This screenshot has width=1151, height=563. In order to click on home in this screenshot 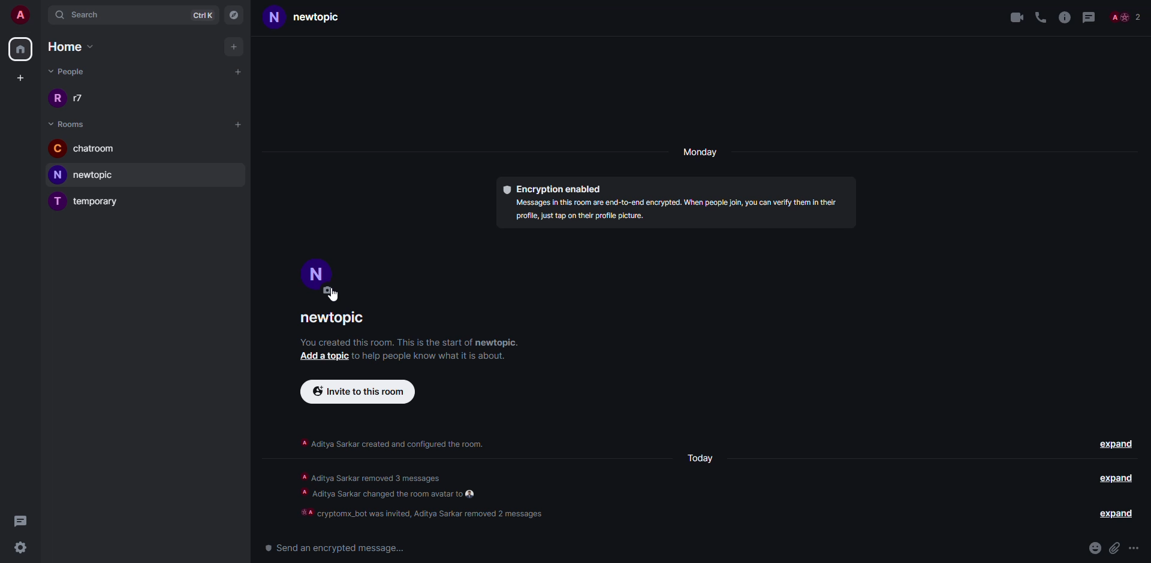, I will do `click(78, 47)`.